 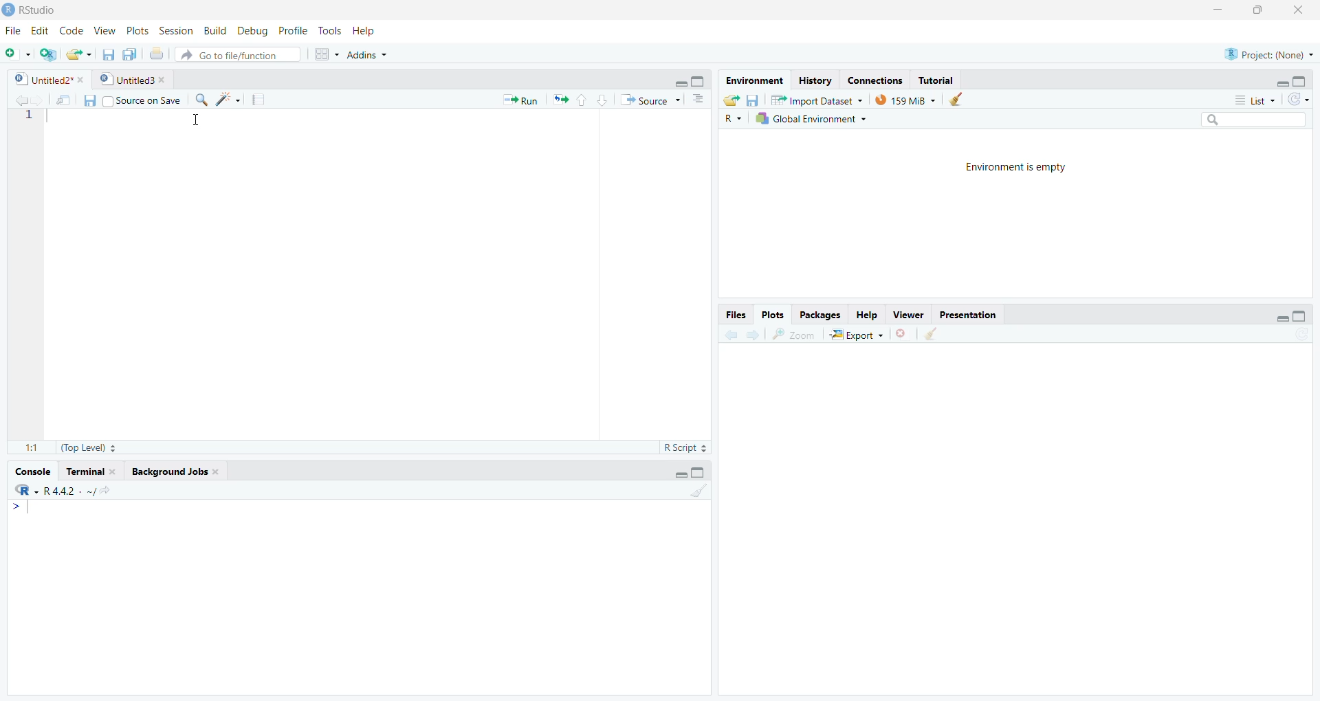 I want to click on Terminal, so click(x=91, y=471).